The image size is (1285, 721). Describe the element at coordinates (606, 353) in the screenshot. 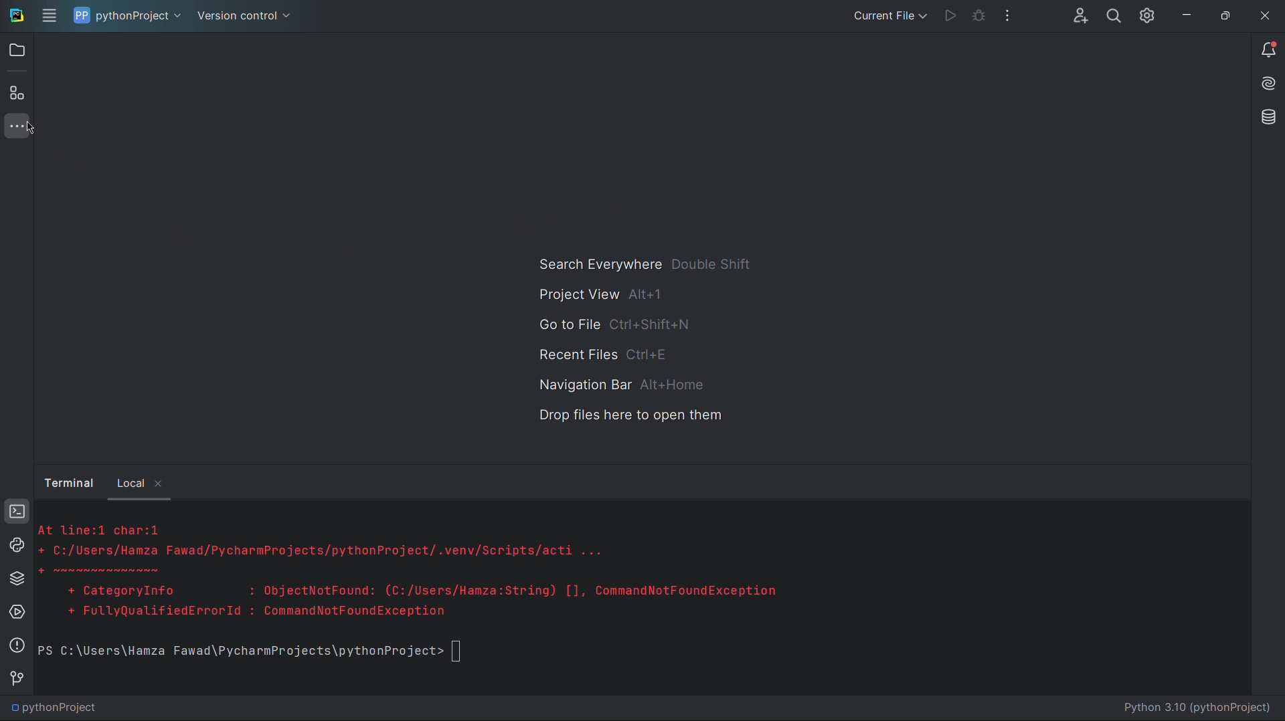

I see `Recent Files ctrl+e` at that location.